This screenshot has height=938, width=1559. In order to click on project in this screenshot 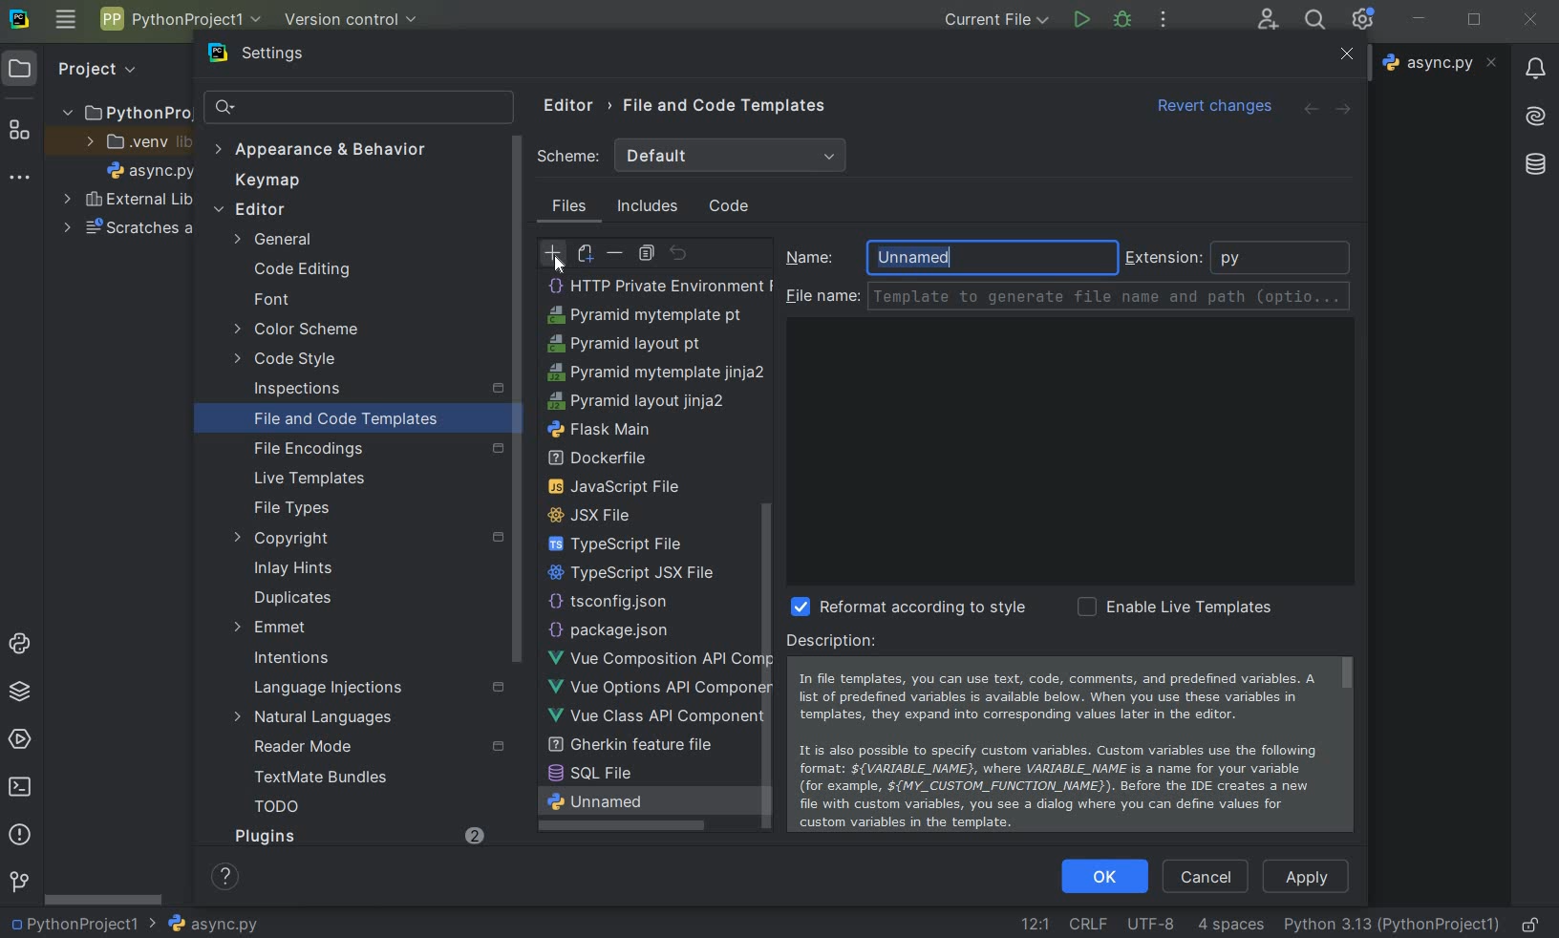, I will do `click(75, 68)`.